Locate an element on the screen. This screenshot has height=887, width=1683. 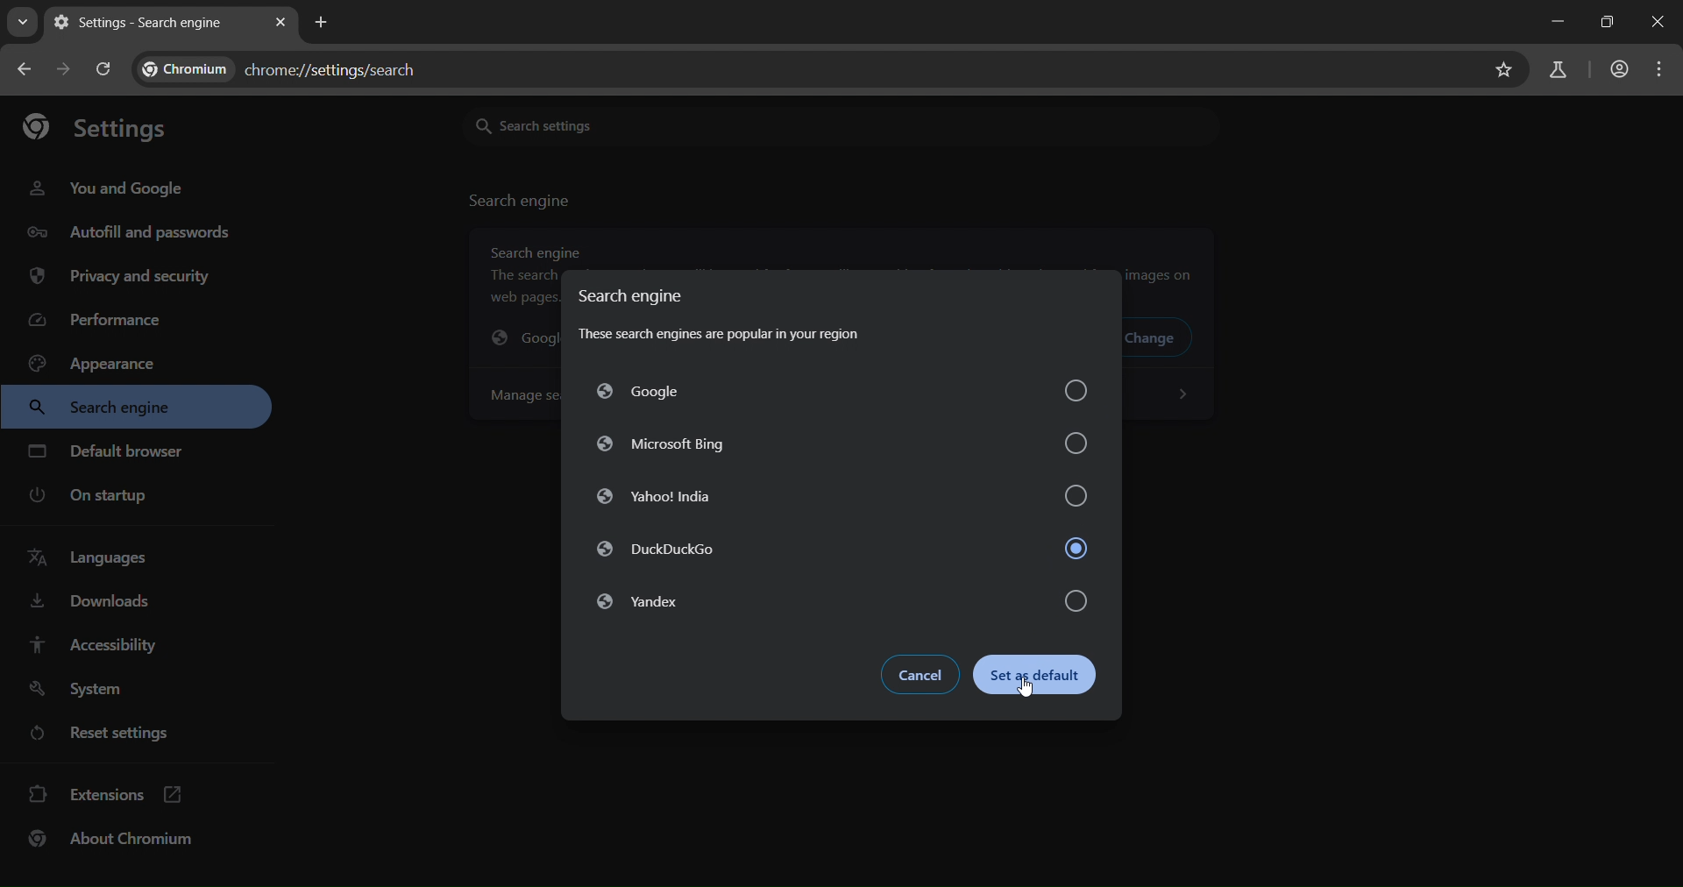
default browser is located at coordinates (109, 451).